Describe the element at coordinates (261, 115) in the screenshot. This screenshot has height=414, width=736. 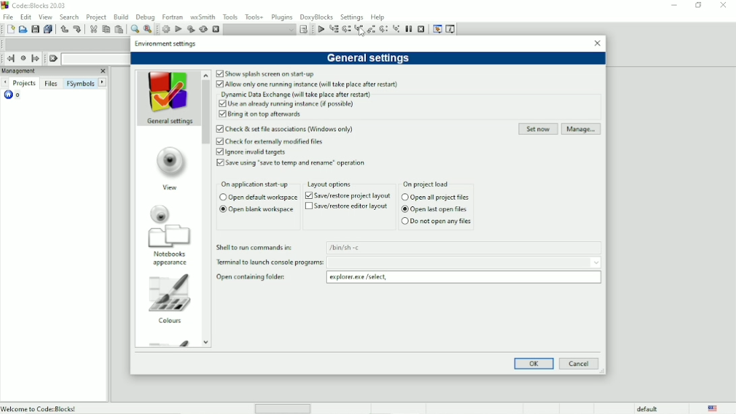
I see `Bring it on top afterwards` at that location.